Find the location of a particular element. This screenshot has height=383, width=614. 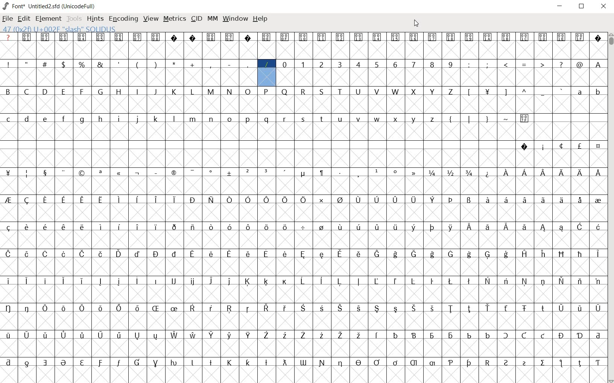

glyph is located at coordinates (413, 228).